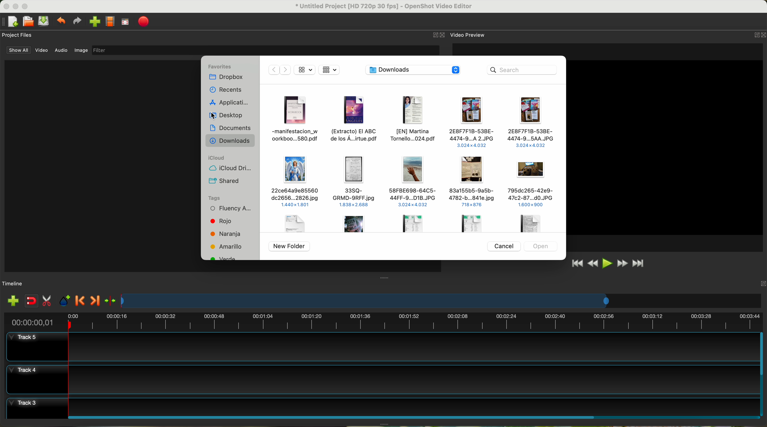 The image size is (767, 427). What do you see at coordinates (229, 209) in the screenshot?
I see `fluency tag` at bounding box center [229, 209].